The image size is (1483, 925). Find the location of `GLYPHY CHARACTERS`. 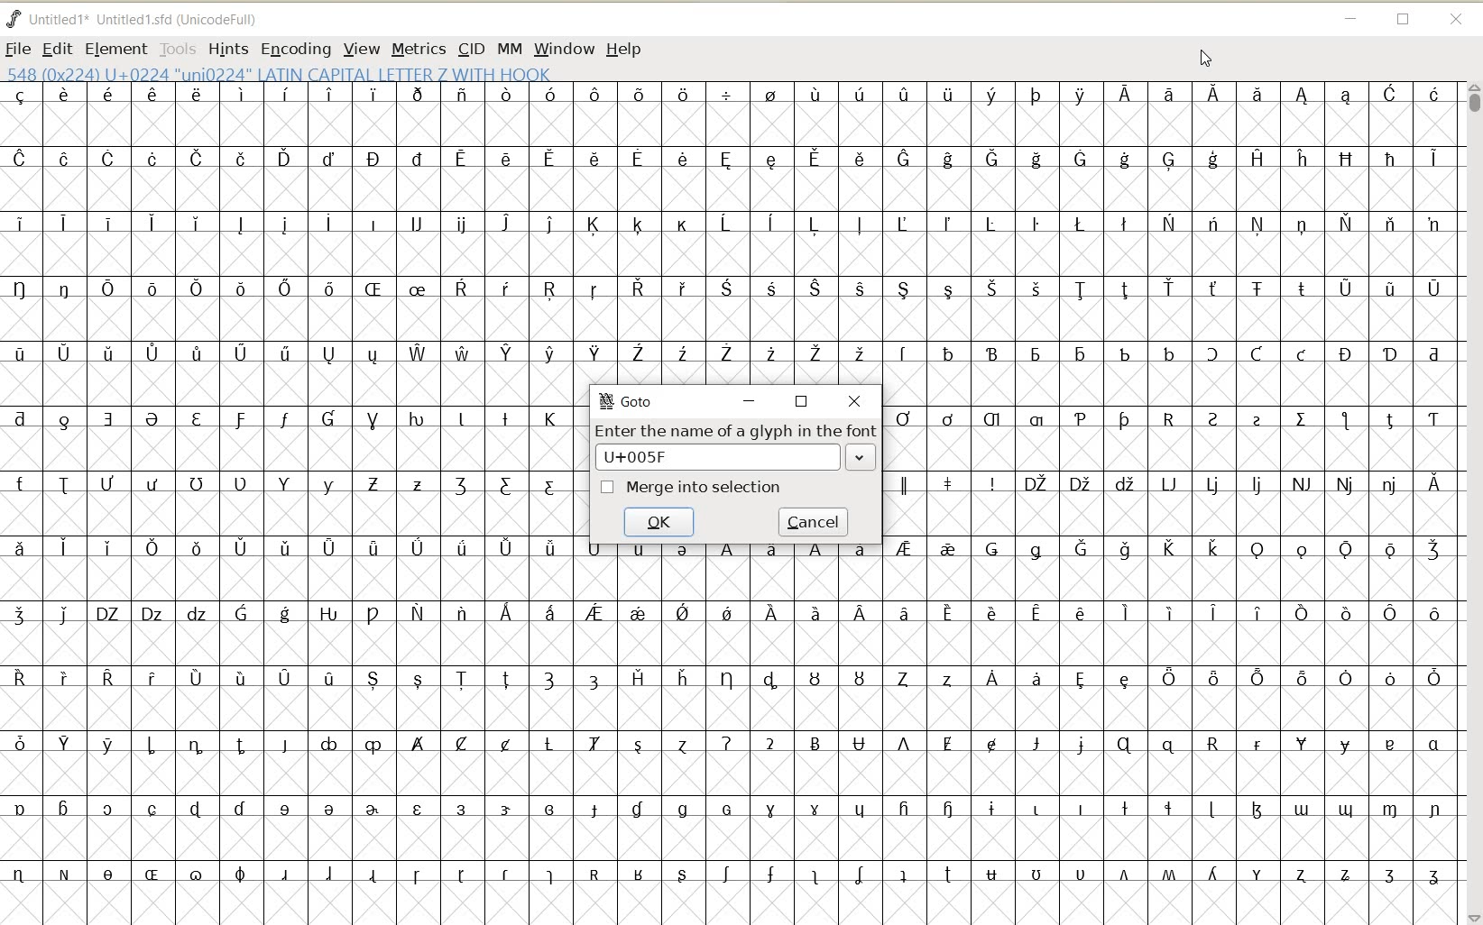

GLYPHY CHARACTERS is located at coordinates (1171, 660).